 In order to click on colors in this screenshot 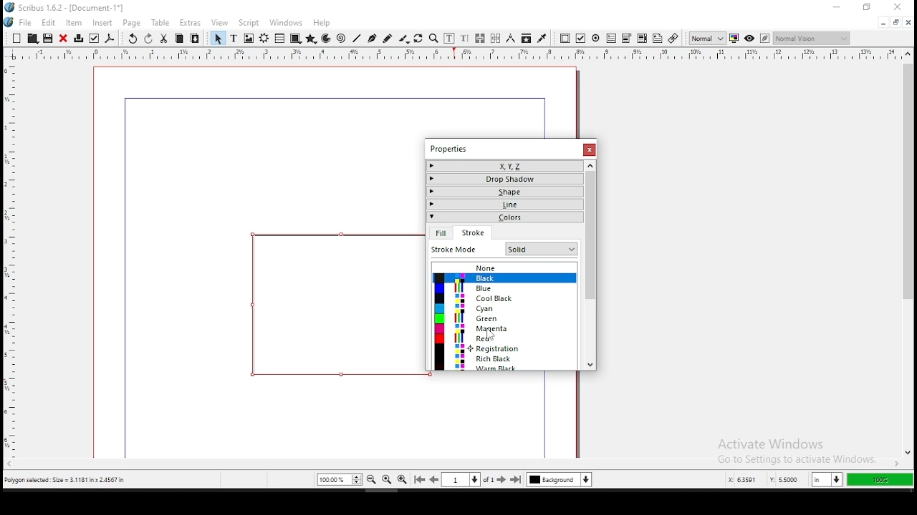, I will do `click(504, 217)`.